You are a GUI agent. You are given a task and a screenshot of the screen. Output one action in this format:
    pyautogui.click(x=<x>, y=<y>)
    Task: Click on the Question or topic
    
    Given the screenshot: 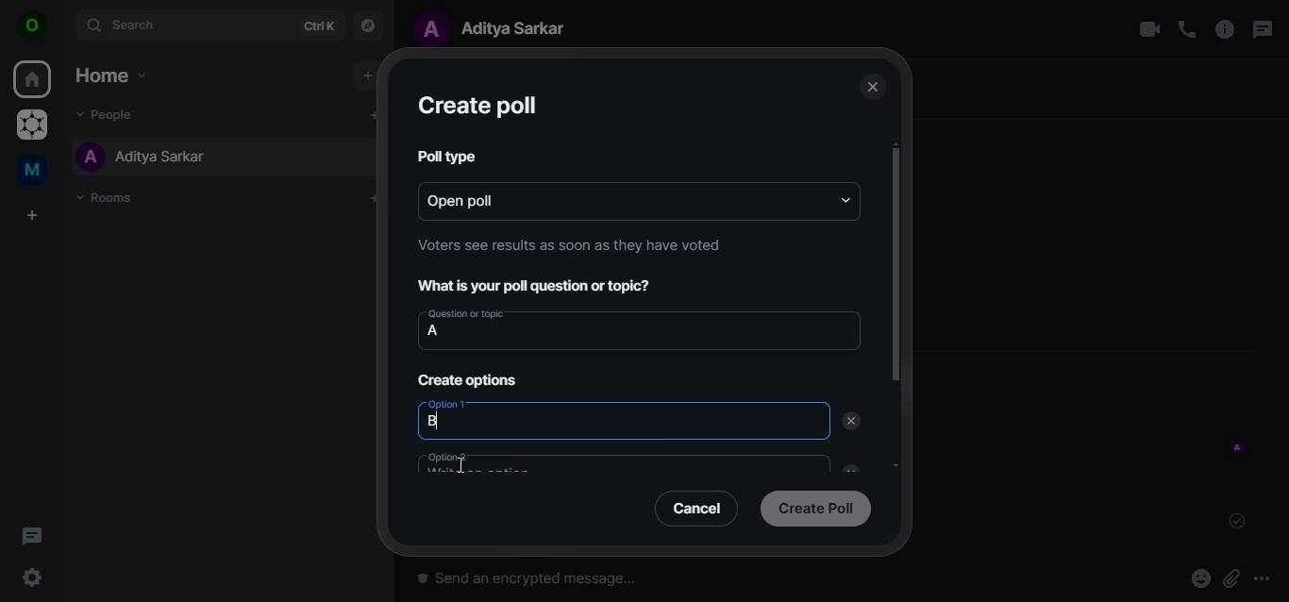 What is the action you would take?
    pyautogui.click(x=465, y=313)
    